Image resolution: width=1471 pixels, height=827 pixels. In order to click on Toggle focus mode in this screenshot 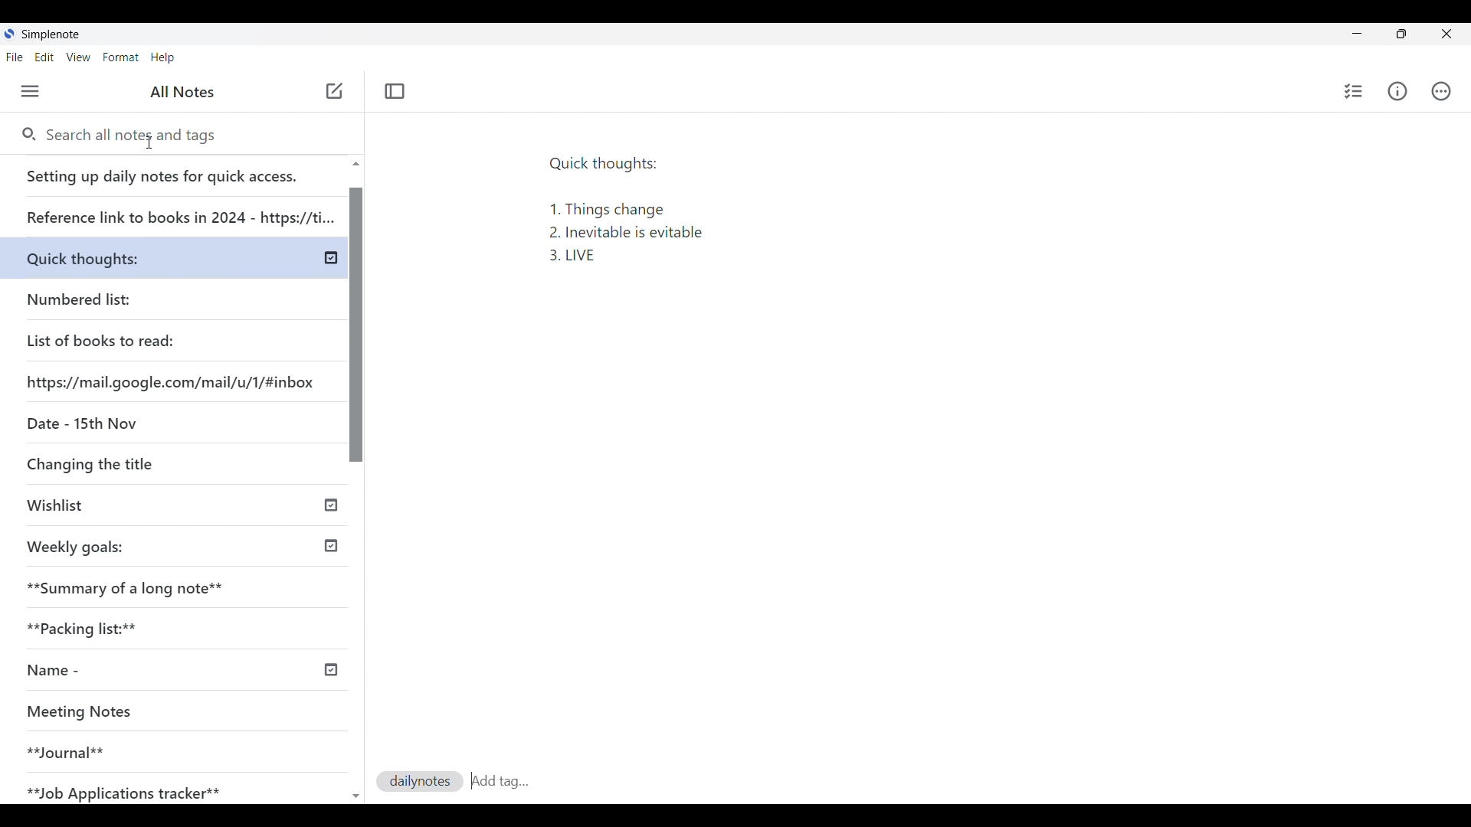, I will do `click(395, 92)`.